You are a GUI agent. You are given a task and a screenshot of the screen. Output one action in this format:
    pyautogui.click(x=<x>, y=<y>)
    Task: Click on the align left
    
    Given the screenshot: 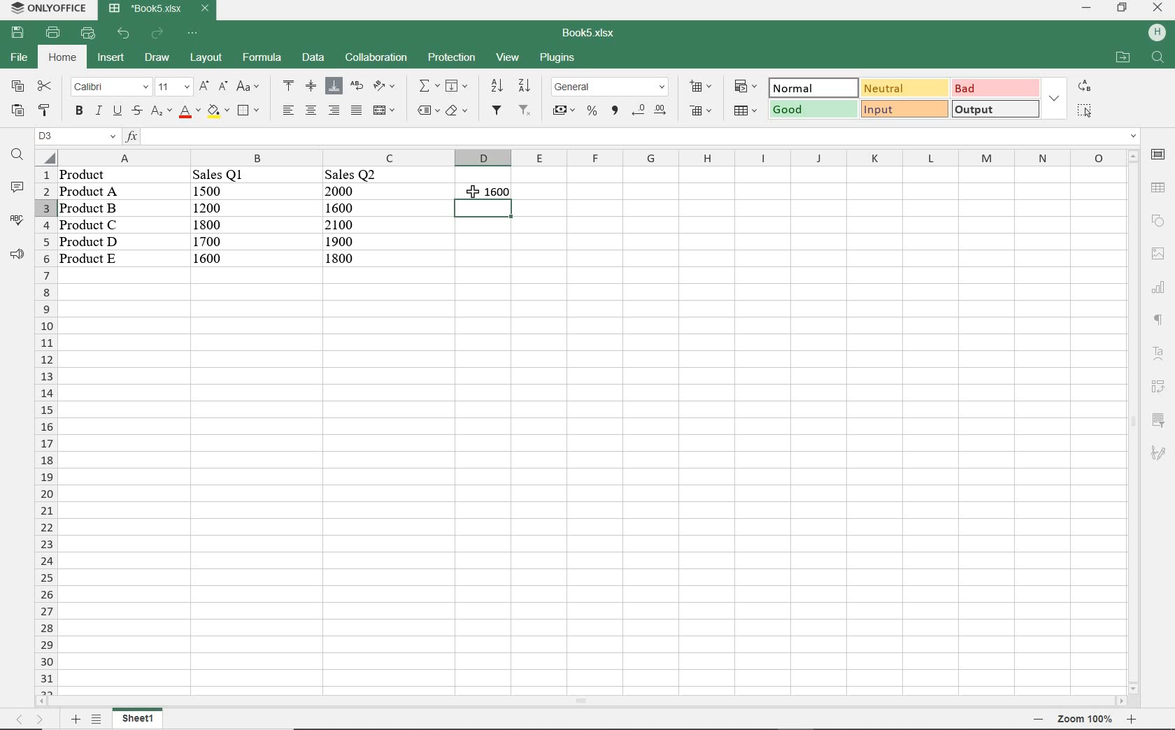 What is the action you would take?
    pyautogui.click(x=334, y=110)
    